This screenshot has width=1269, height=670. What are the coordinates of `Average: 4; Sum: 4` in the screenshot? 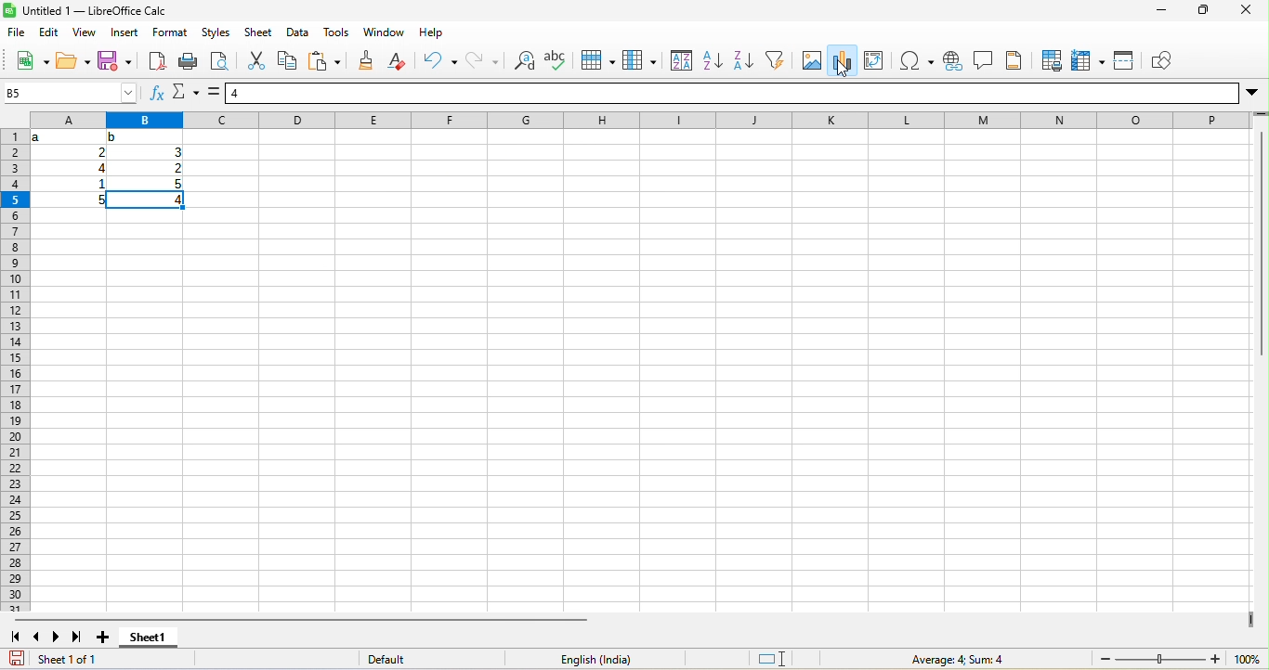 It's located at (956, 659).